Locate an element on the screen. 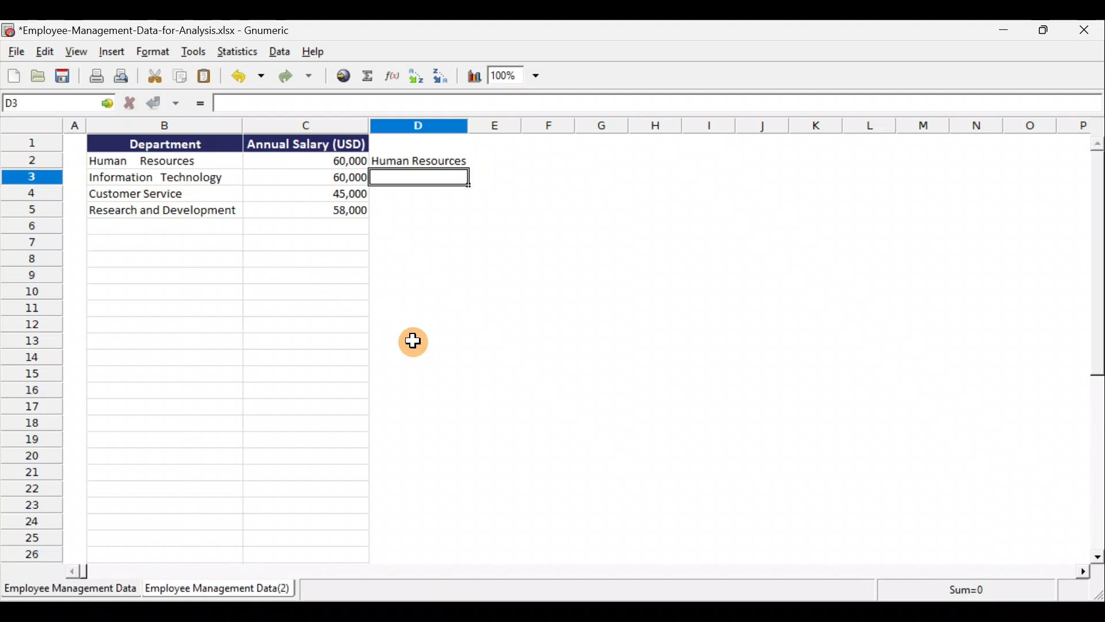  Cut the selection is located at coordinates (154, 76).